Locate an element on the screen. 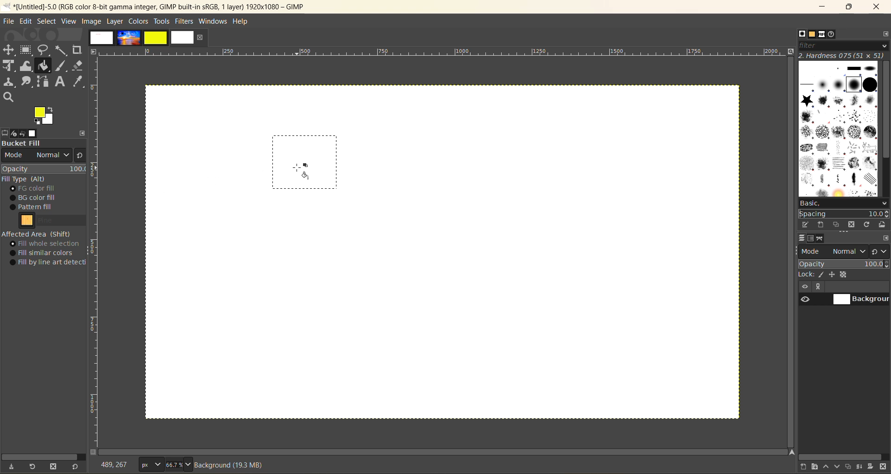 The image size is (891, 474). vertical scroll bar is located at coordinates (883, 118).